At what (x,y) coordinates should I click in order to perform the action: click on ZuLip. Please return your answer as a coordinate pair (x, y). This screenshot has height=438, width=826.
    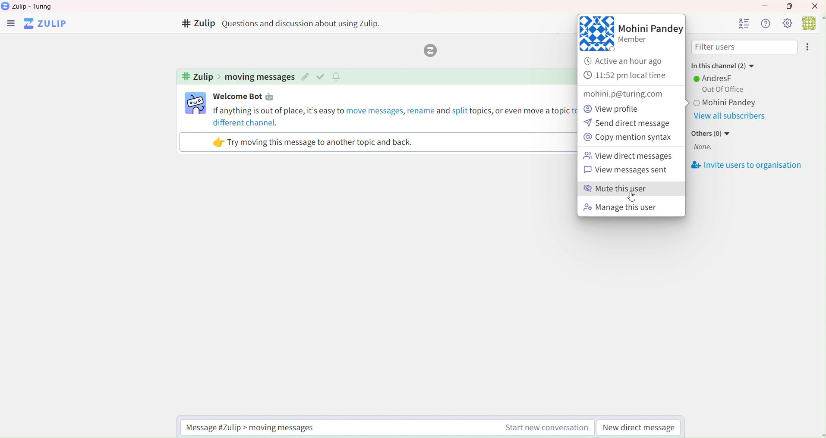
    Looking at the image, I should click on (48, 24).